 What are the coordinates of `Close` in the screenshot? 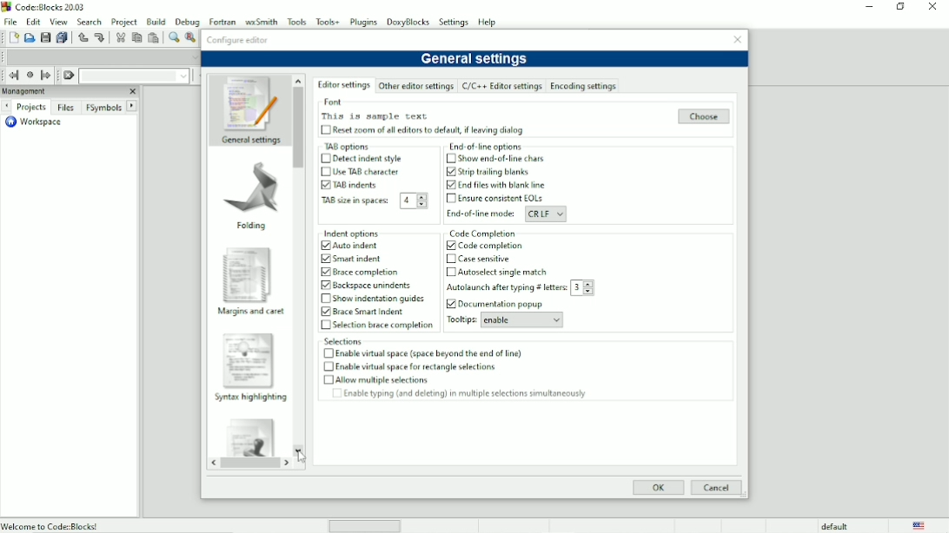 It's located at (132, 91).